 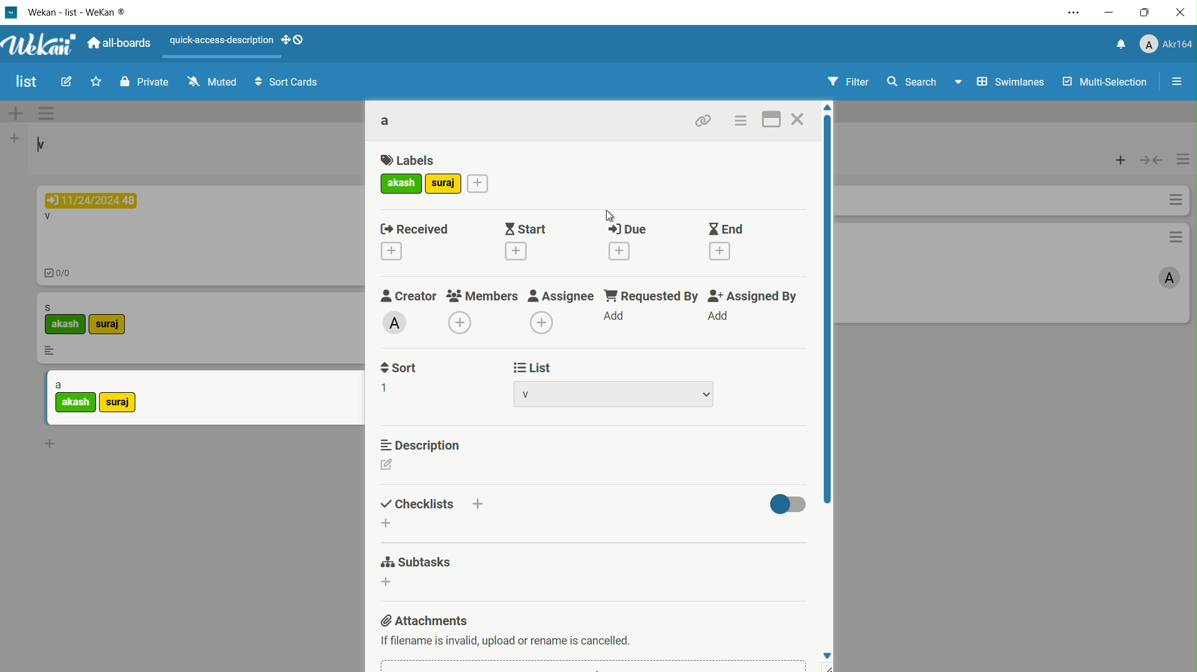 I want to click on filter, so click(x=846, y=82).